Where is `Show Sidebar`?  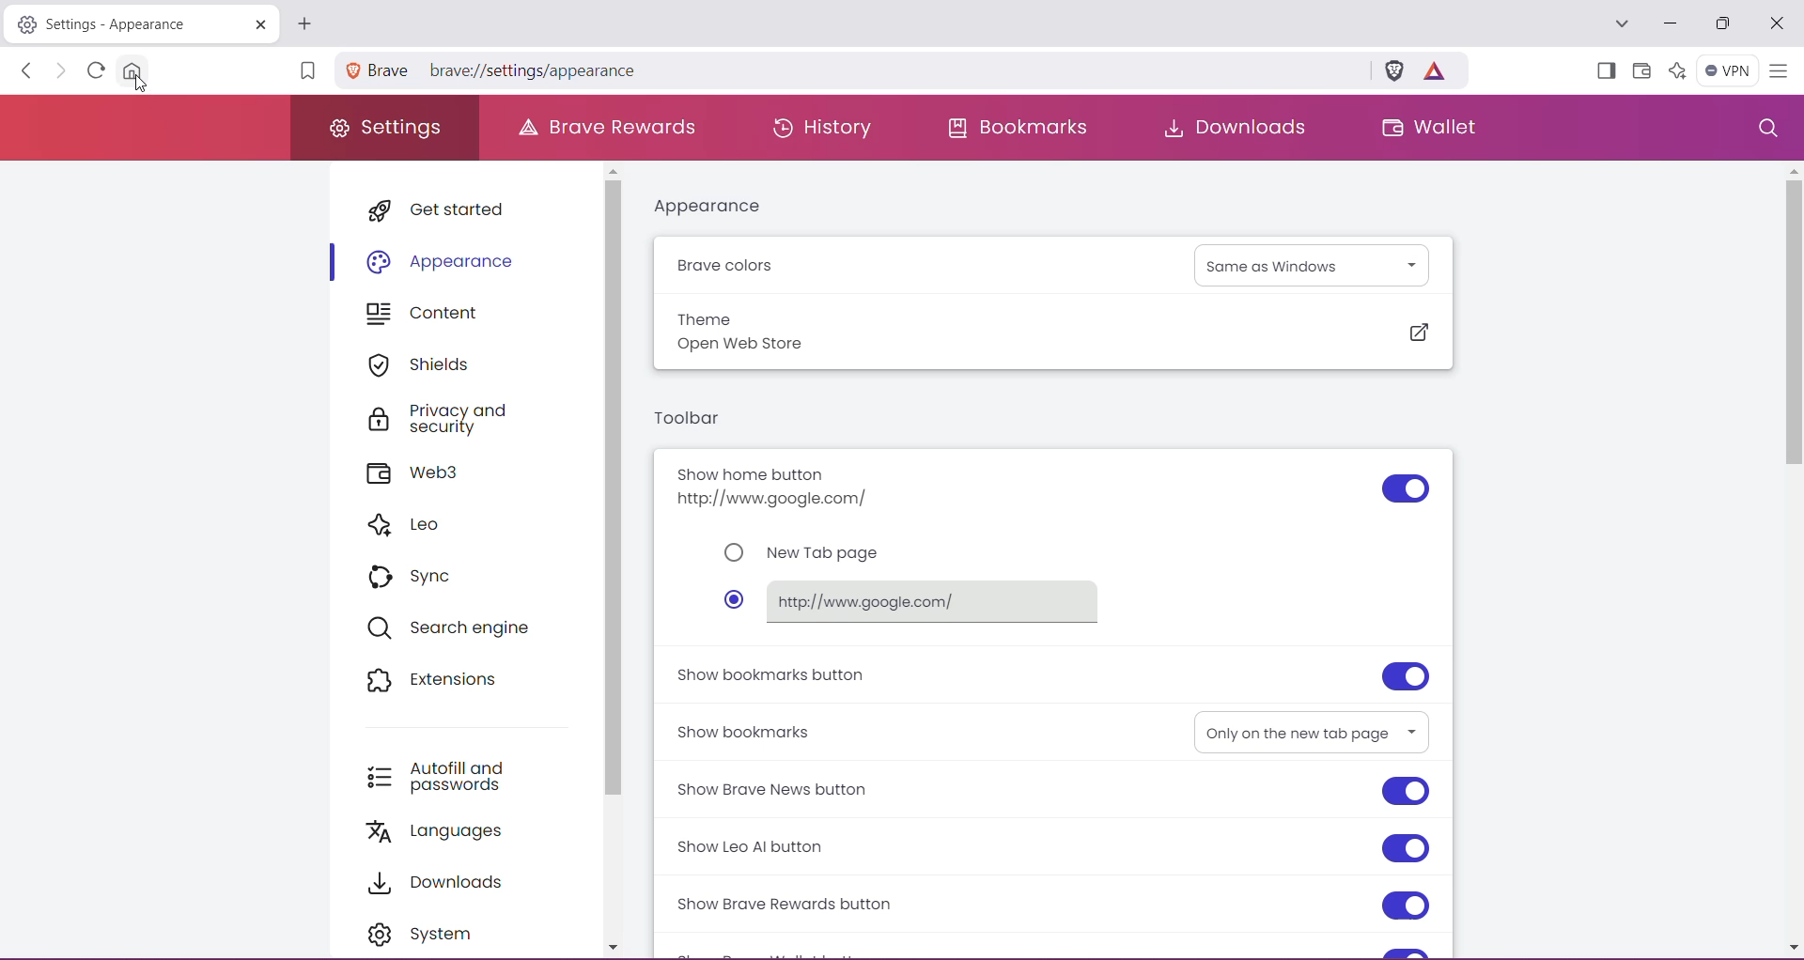 Show Sidebar is located at coordinates (1604, 72).